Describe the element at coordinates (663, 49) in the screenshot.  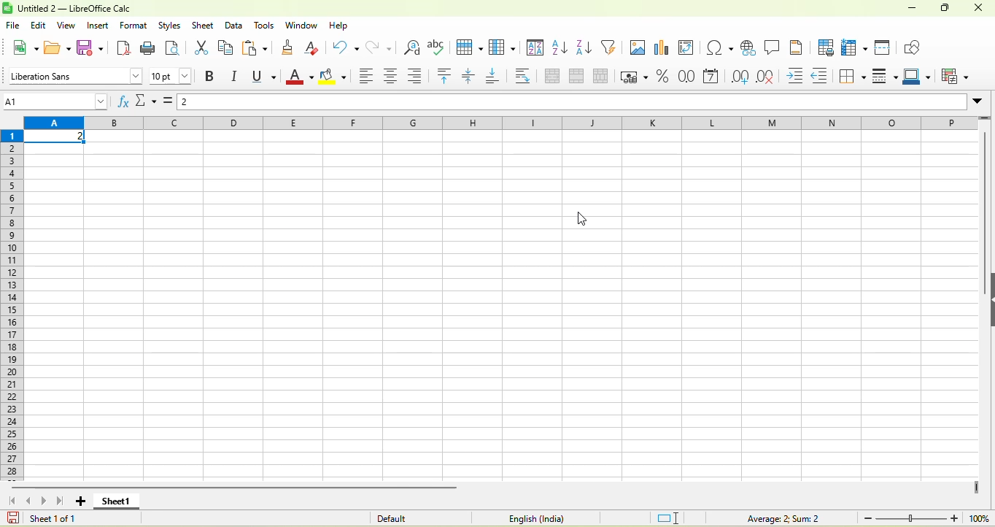
I see `chart` at that location.